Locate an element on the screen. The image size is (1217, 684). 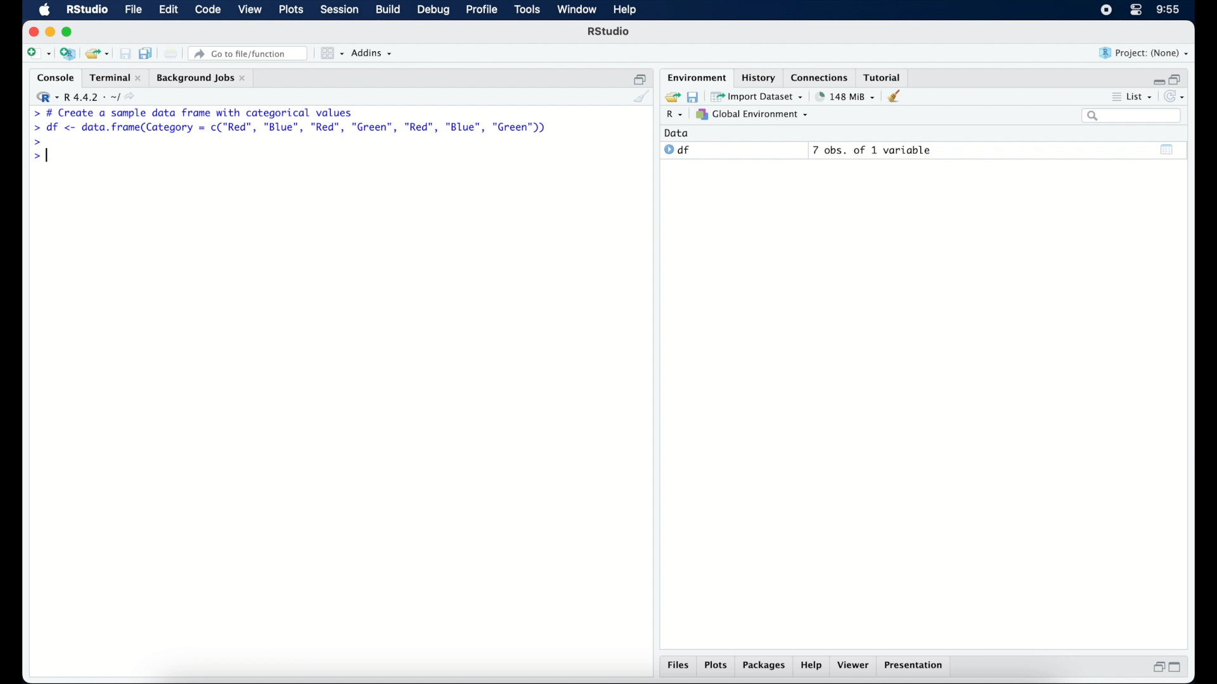
load workspace is located at coordinates (671, 95).